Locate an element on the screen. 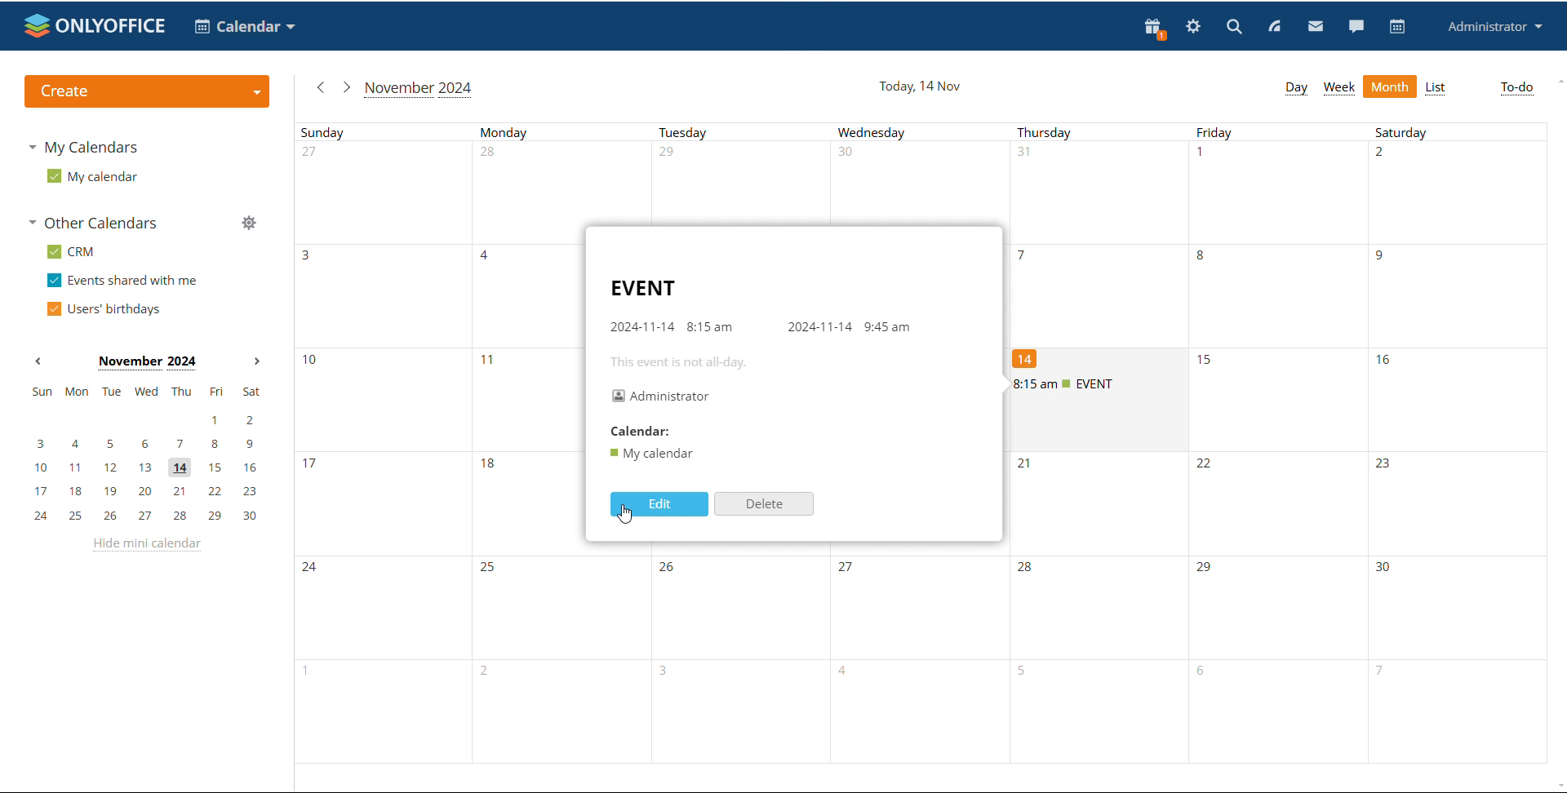 The height and width of the screenshot is (793, 1567). list view is located at coordinates (1437, 88).